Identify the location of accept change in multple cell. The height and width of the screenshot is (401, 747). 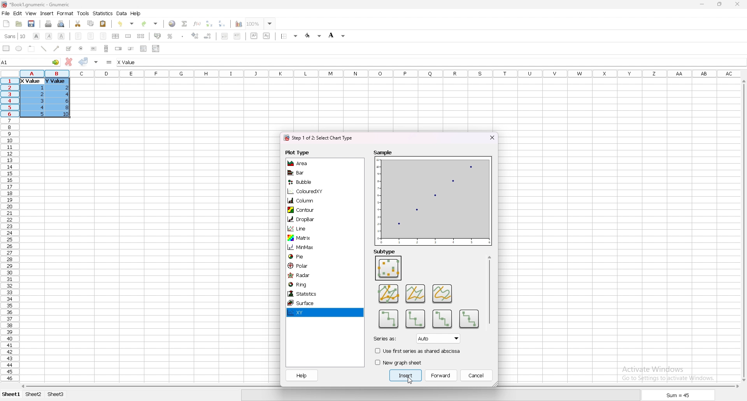
(97, 61).